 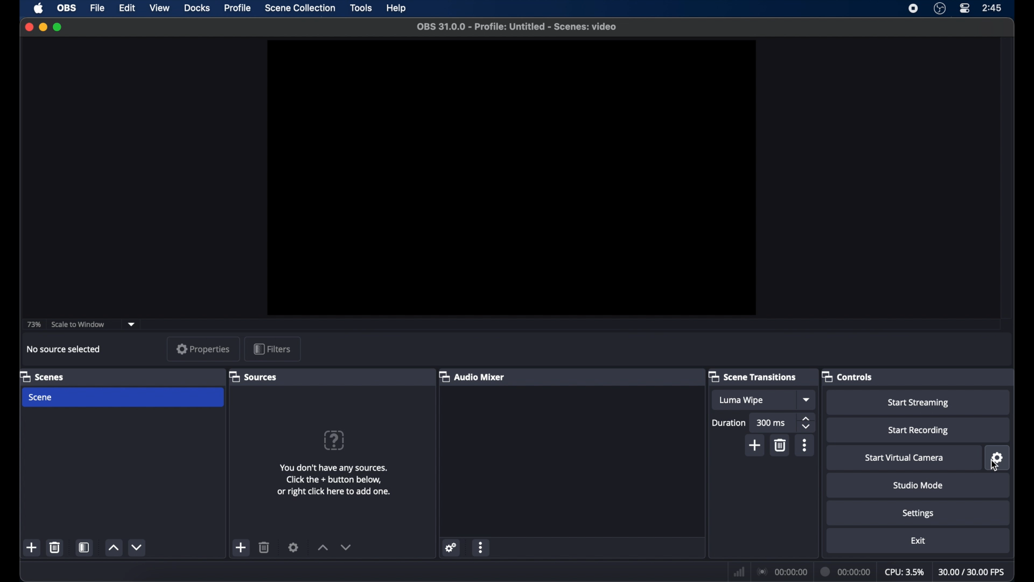 What do you see at coordinates (299, 8) in the screenshot?
I see `scene collection` at bounding box center [299, 8].